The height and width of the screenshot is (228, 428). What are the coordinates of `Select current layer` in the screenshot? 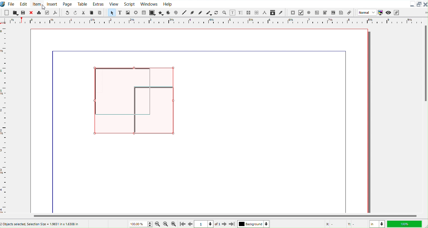 It's located at (253, 224).